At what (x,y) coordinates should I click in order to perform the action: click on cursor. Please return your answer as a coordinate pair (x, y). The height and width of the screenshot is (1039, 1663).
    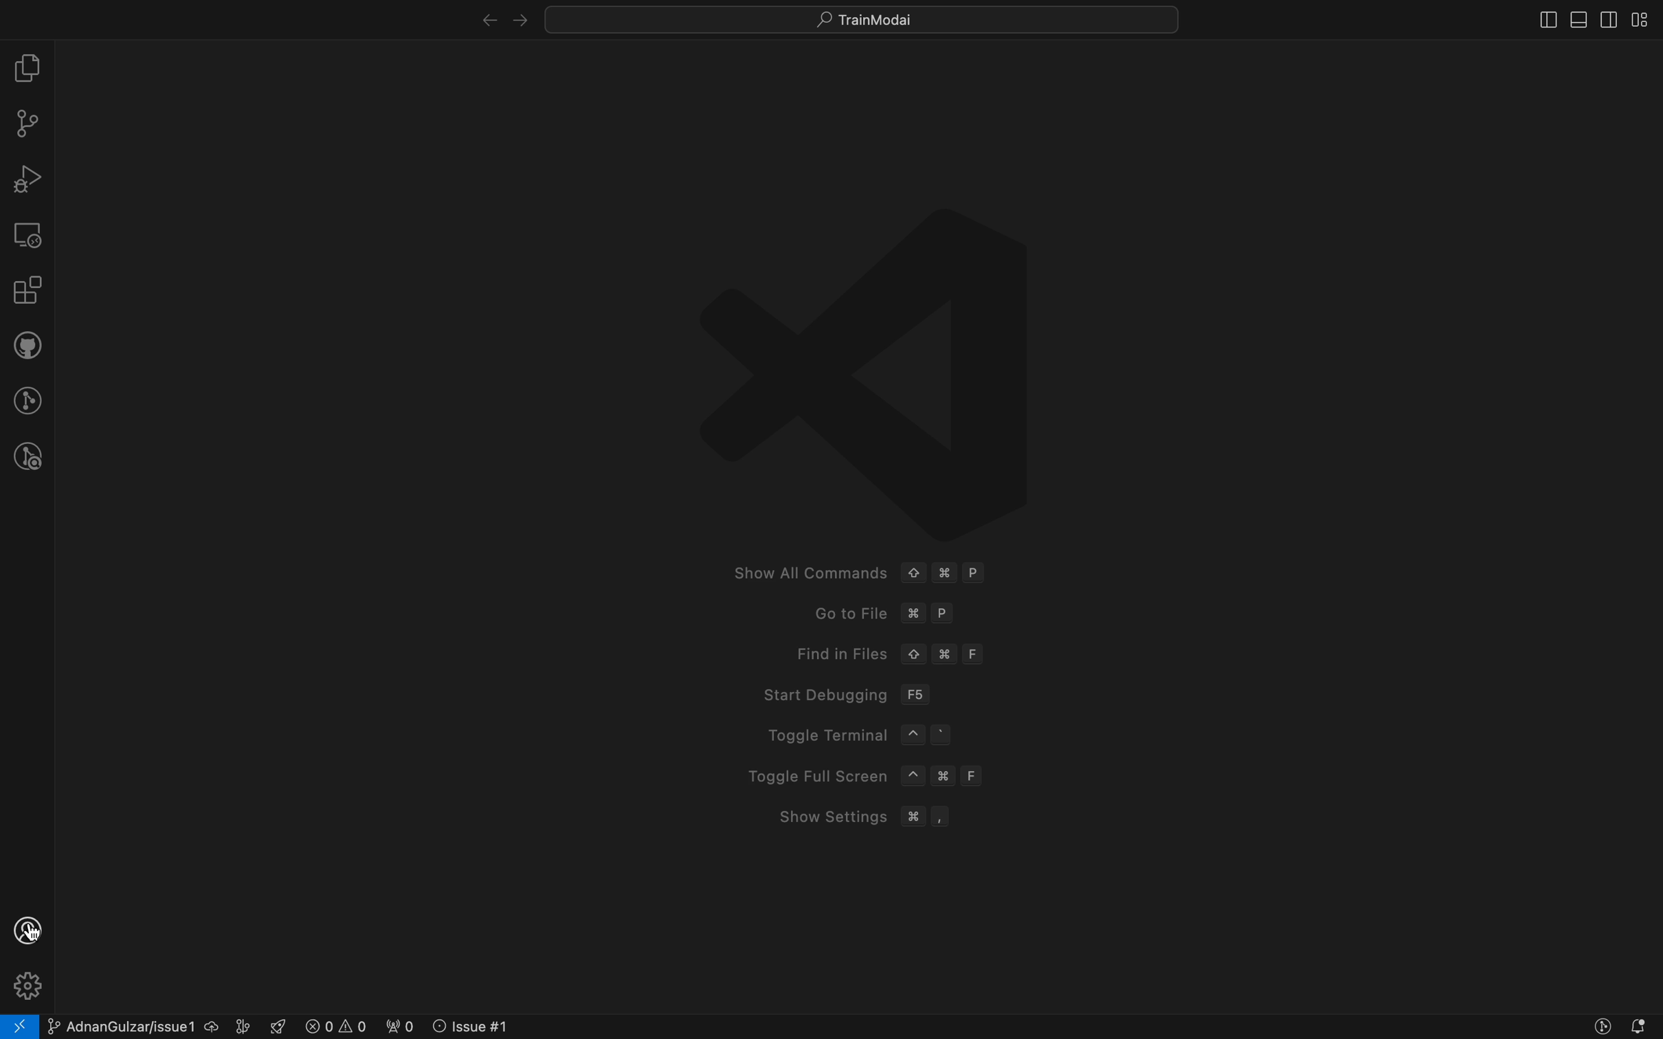
    Looking at the image, I should click on (28, 930).